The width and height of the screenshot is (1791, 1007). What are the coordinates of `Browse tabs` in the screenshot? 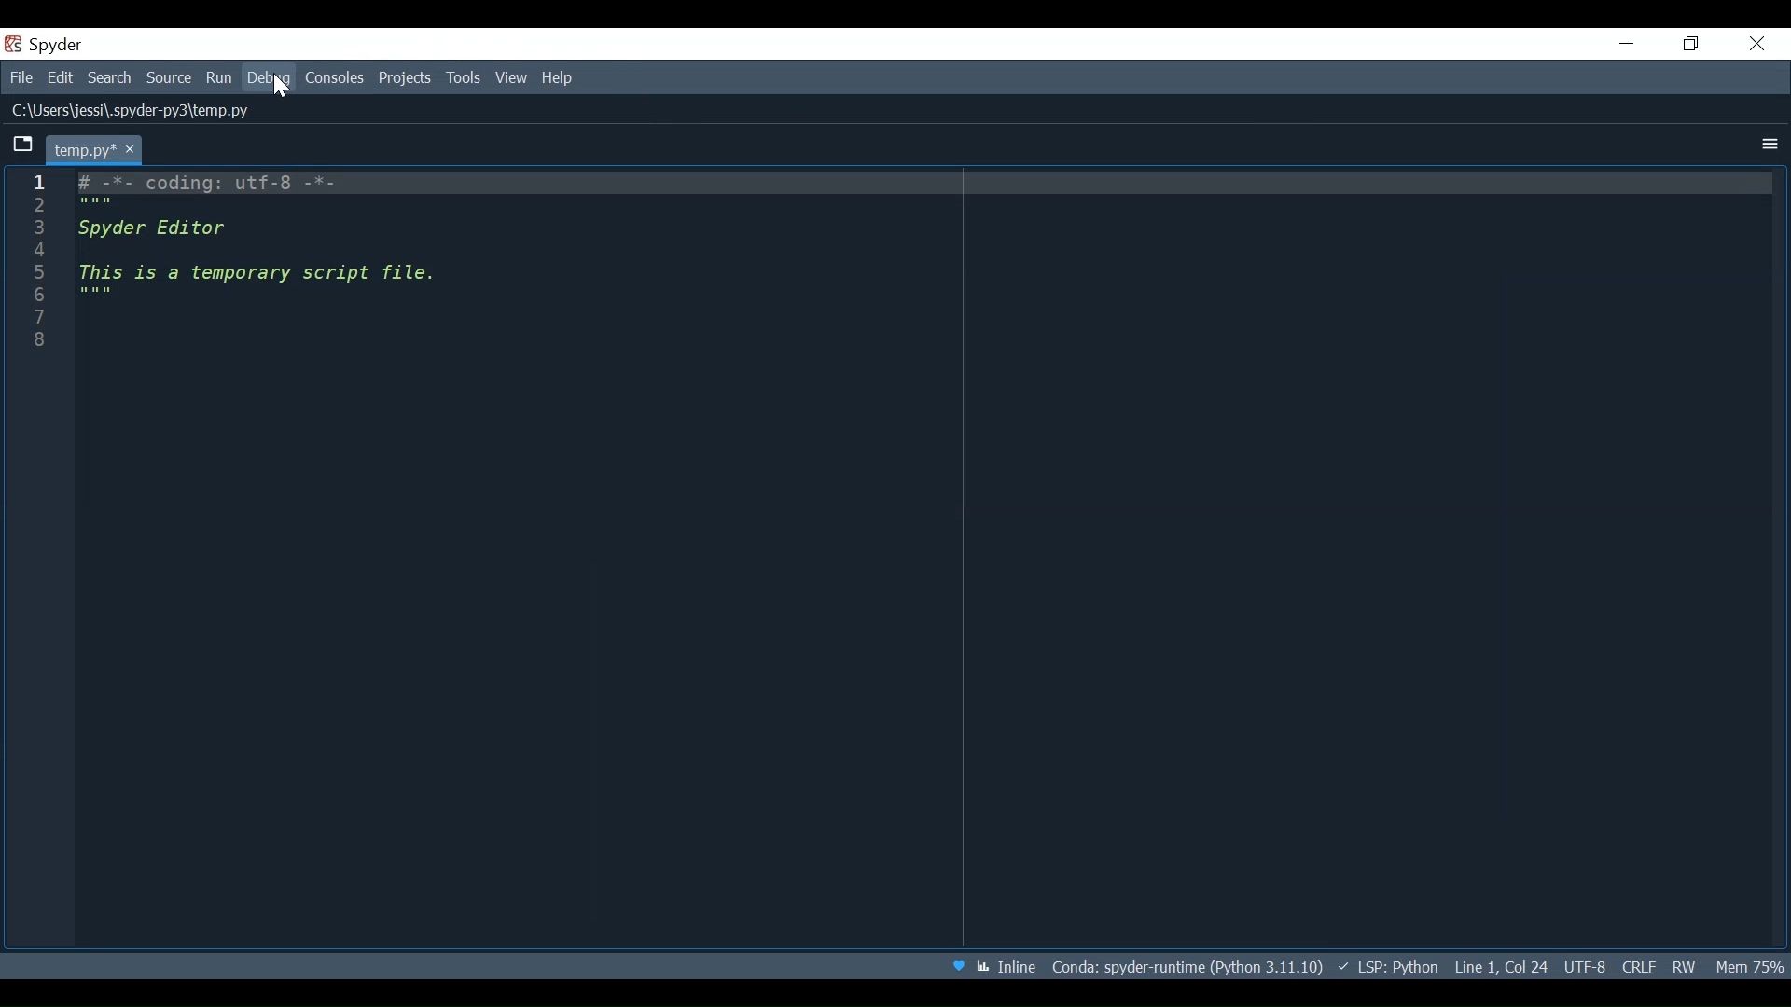 It's located at (21, 144).